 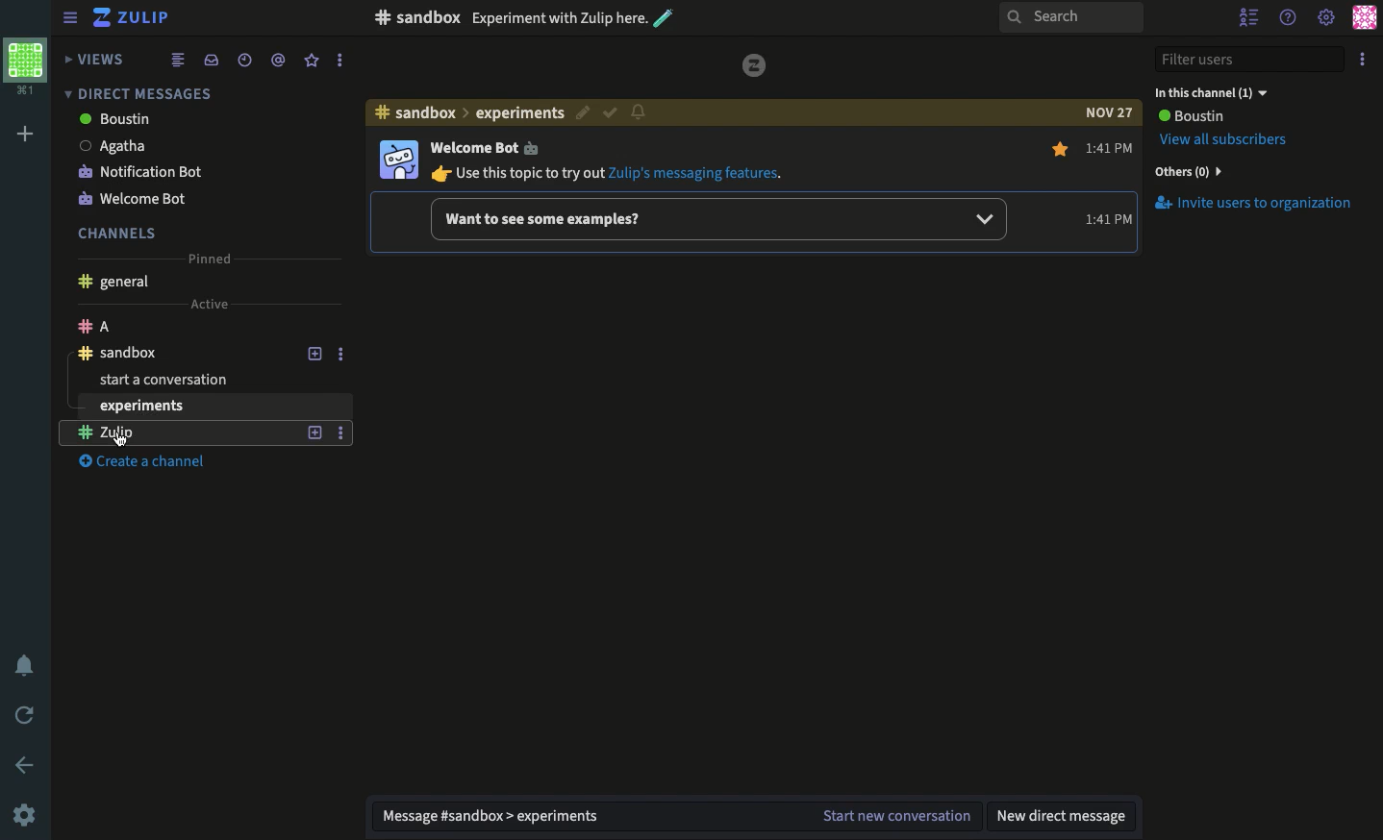 What do you see at coordinates (717, 217) in the screenshot?
I see `examples` at bounding box center [717, 217].